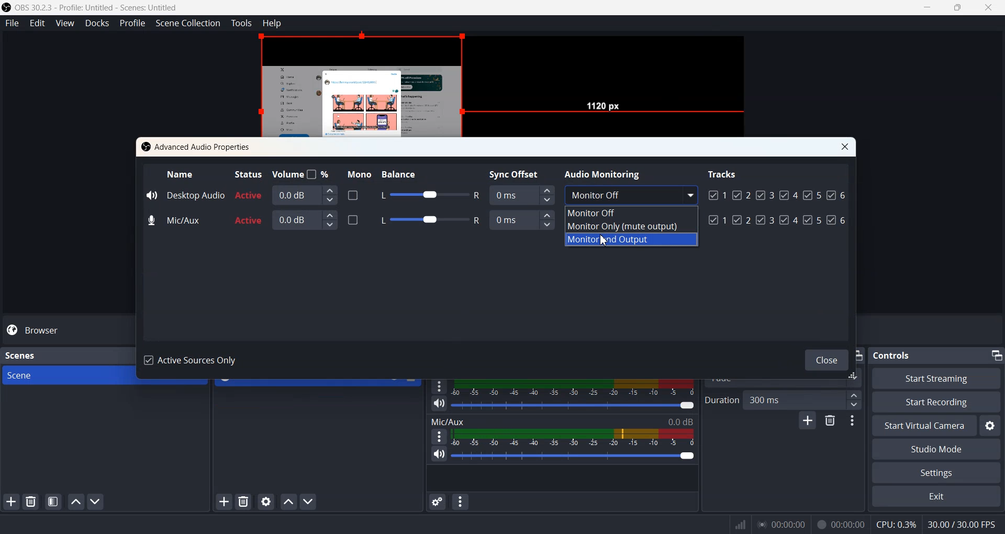 The height and width of the screenshot is (534, 1005). Describe the element at coordinates (777, 206) in the screenshot. I see `Tracks Enabled` at that location.